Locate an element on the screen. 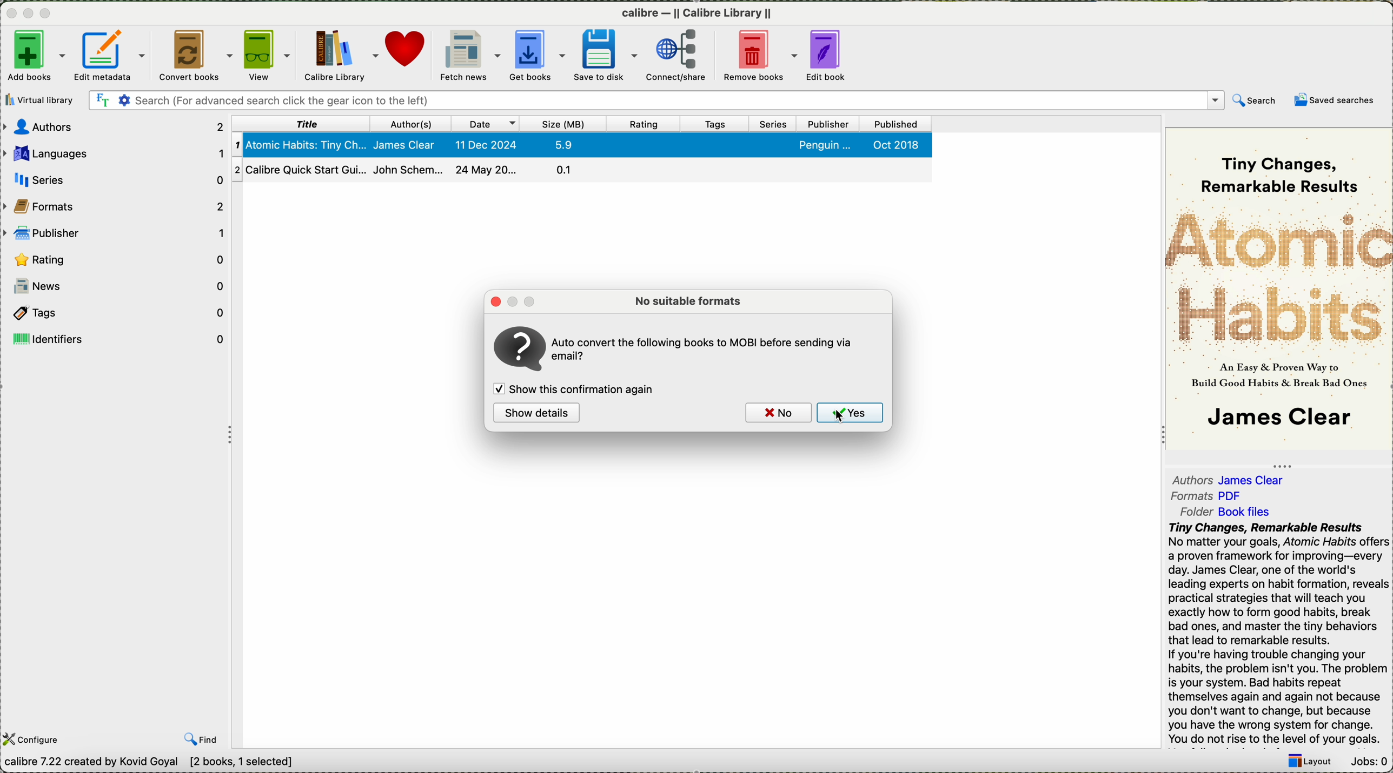 The height and width of the screenshot is (773, 1393). minimize is located at coordinates (32, 15).